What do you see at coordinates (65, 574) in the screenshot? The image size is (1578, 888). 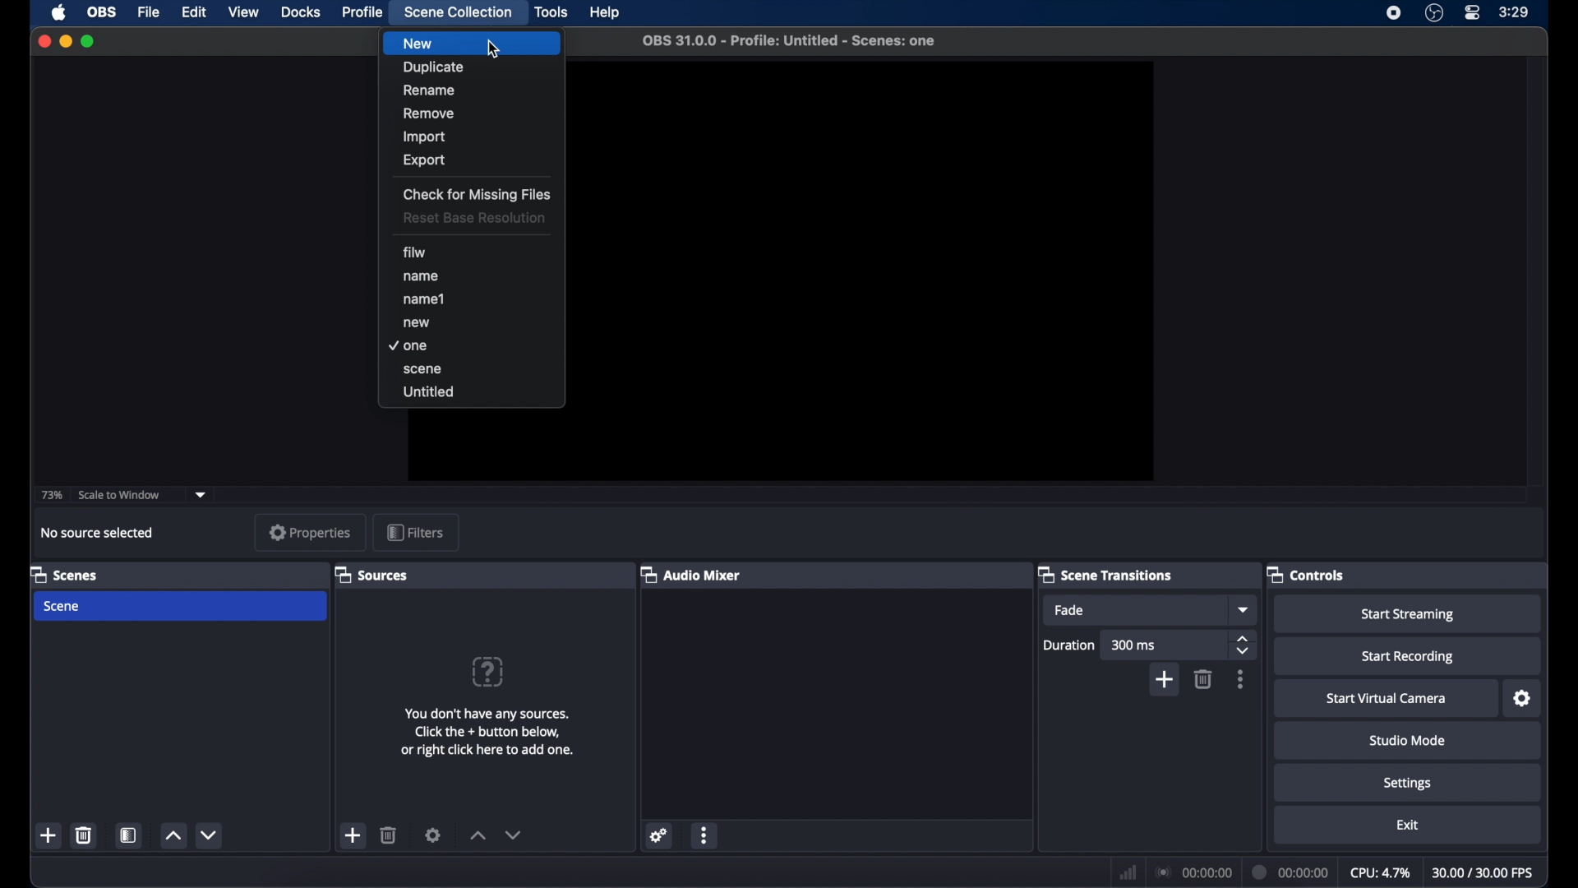 I see `scenes` at bounding box center [65, 574].